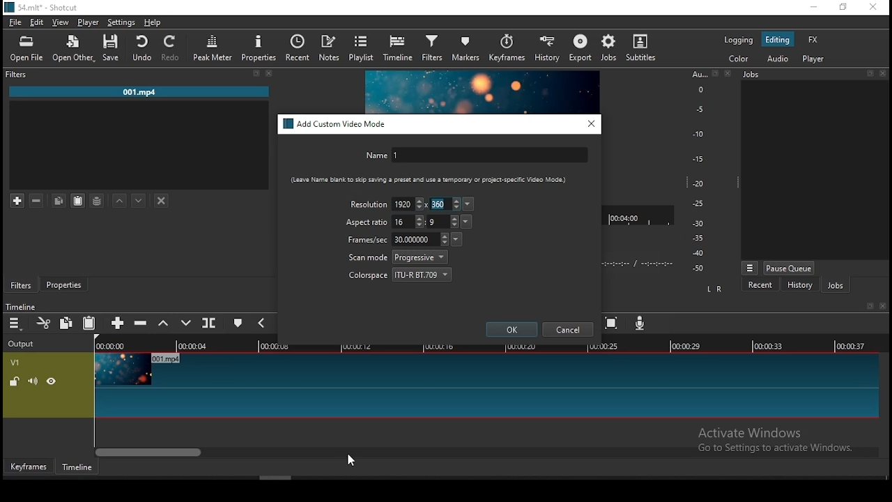 The height and width of the screenshot is (502, 892). What do you see at coordinates (688, 346) in the screenshot?
I see `00:00:29` at bounding box center [688, 346].